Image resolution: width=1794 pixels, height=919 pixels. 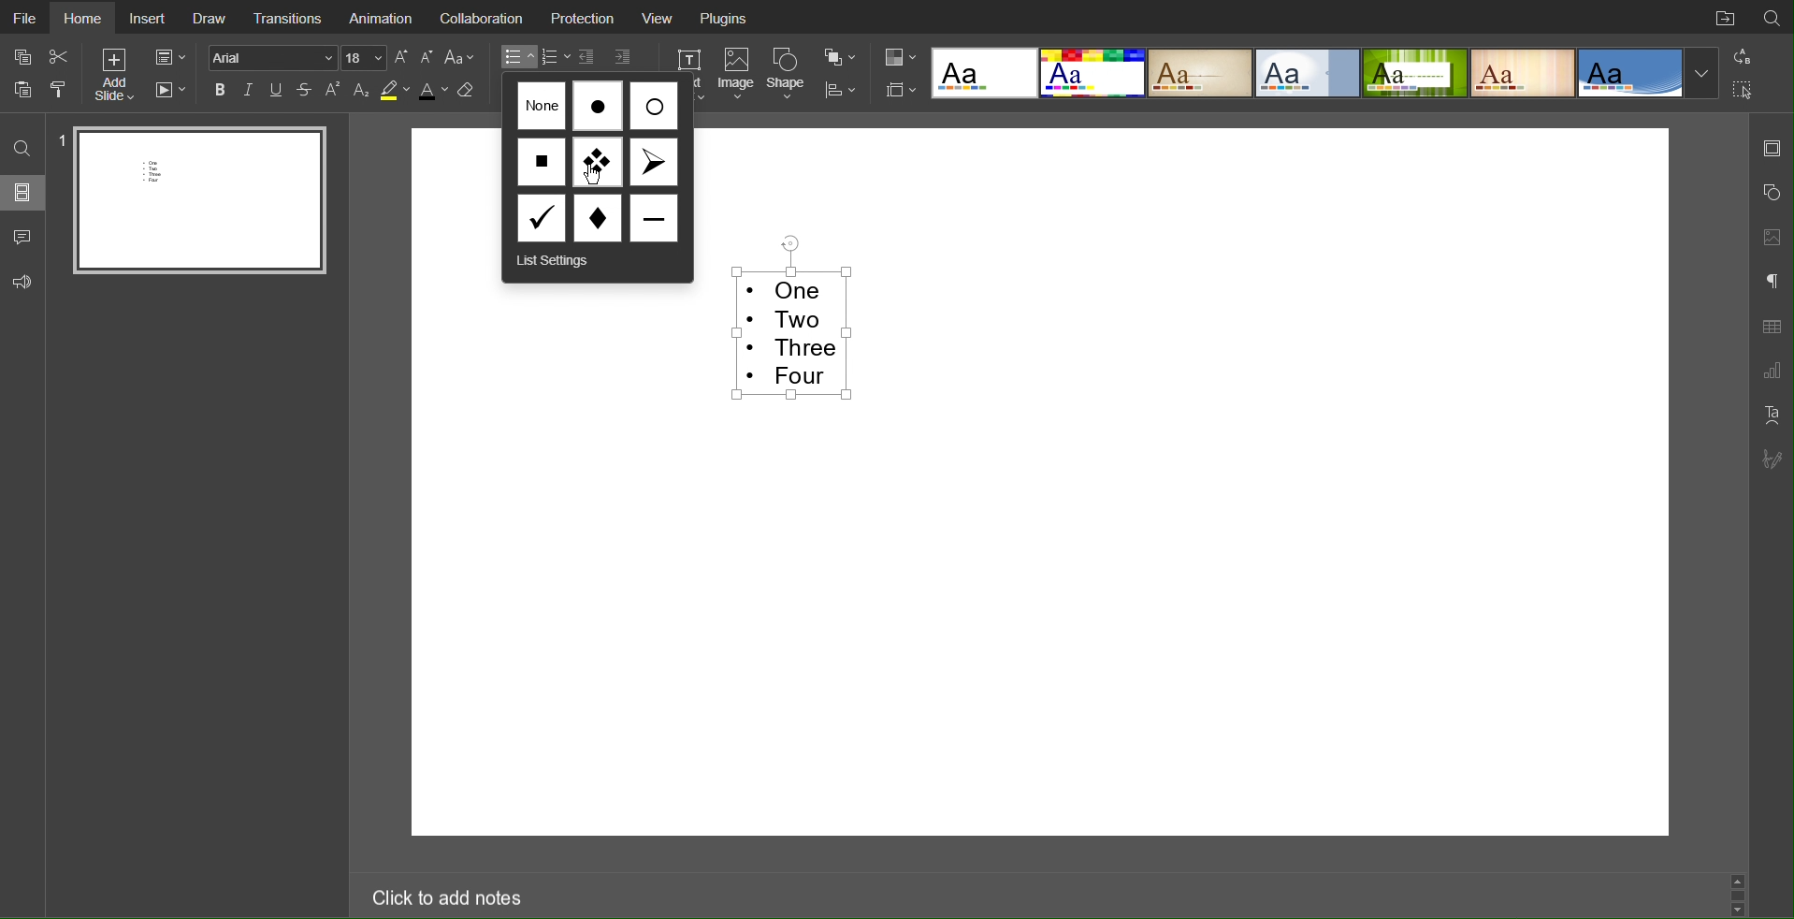 What do you see at coordinates (658, 17) in the screenshot?
I see `View` at bounding box center [658, 17].